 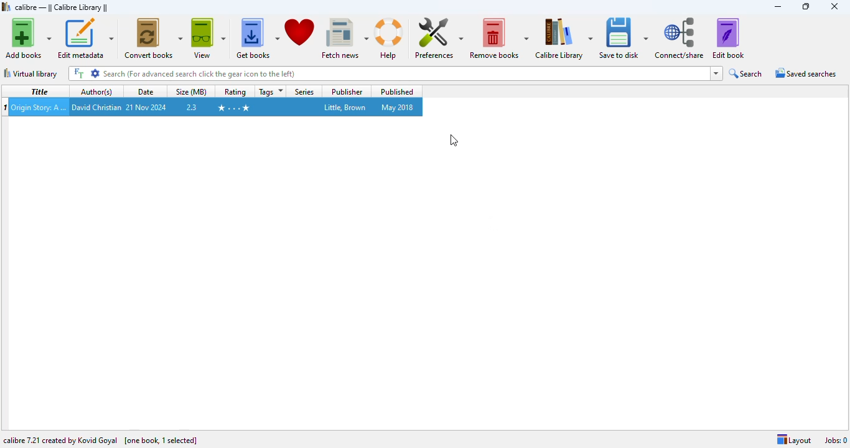 I want to click on help, so click(x=390, y=39).